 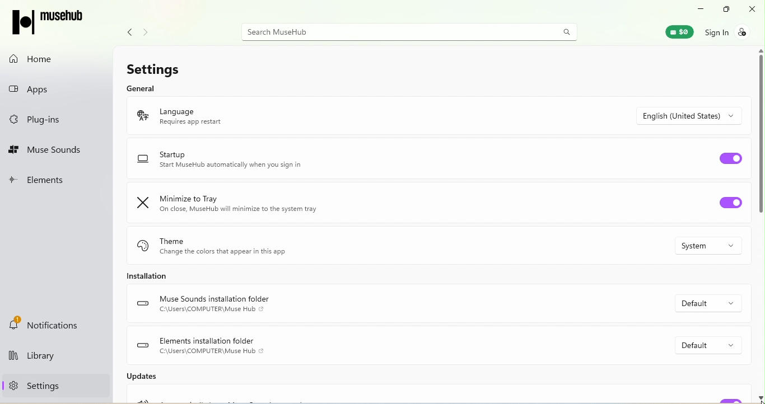 I want to click on ‘Change the colors that appear in this app, so click(x=223, y=252).